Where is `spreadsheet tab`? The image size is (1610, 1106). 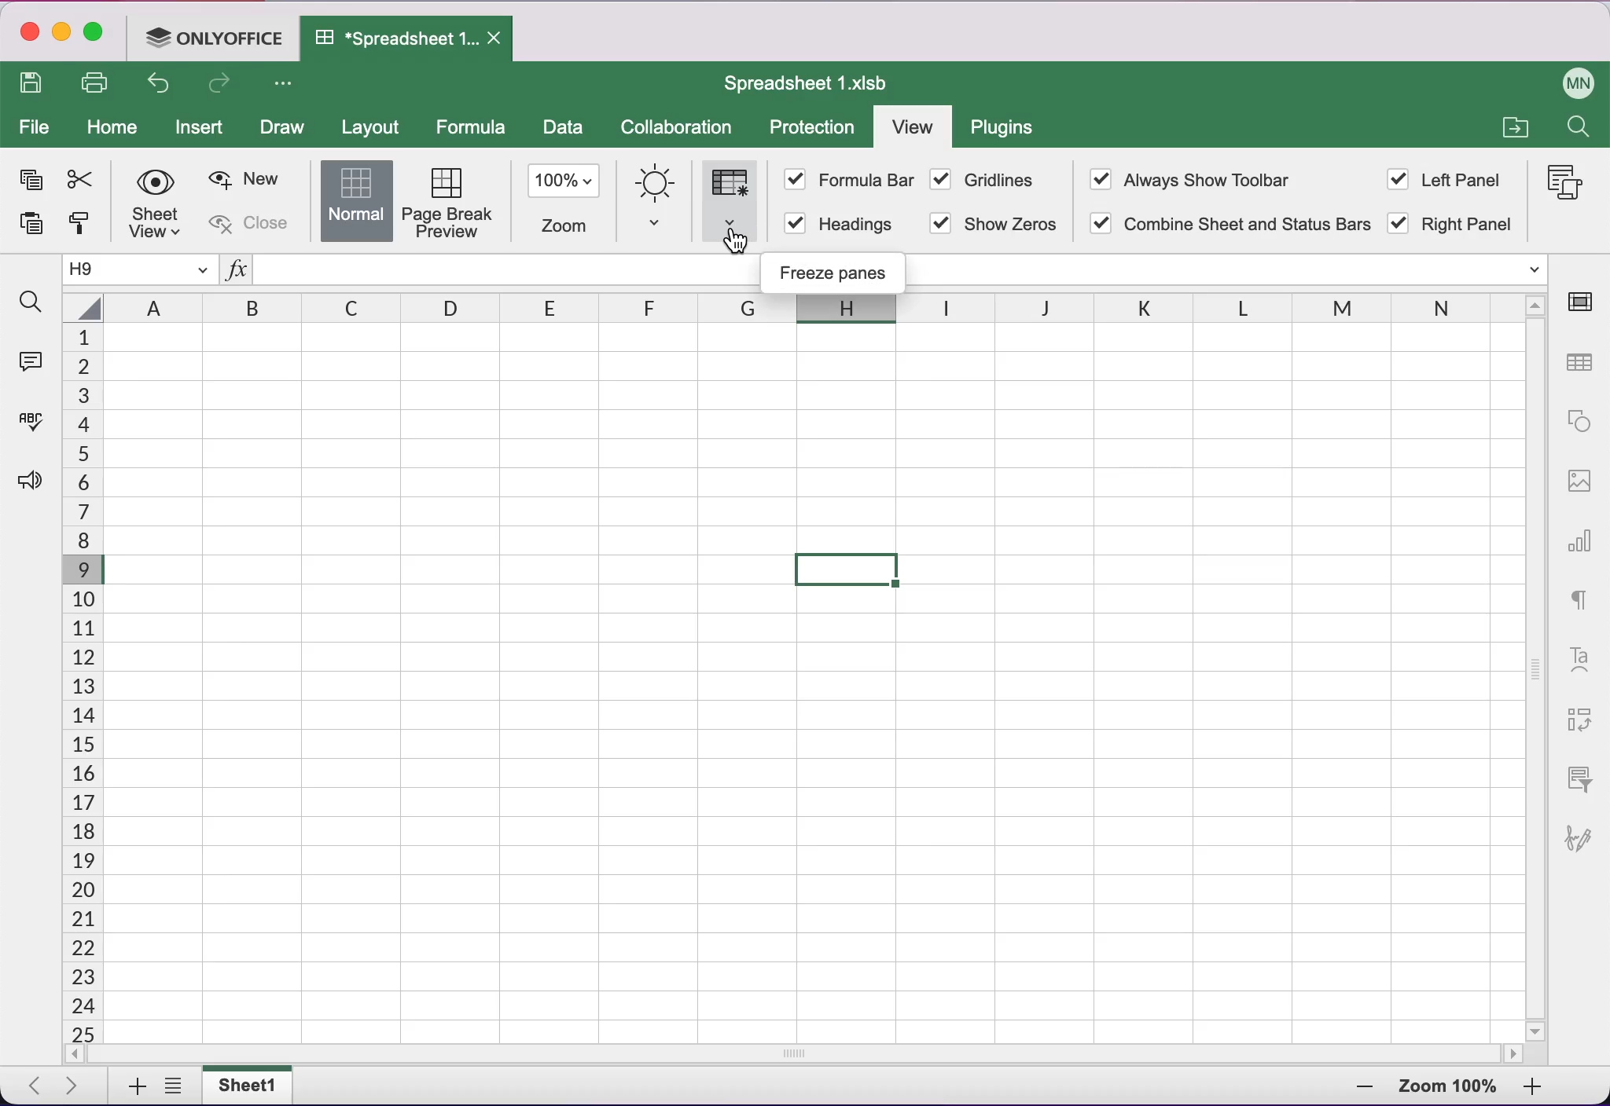
spreadsheet tab is located at coordinates (409, 39).